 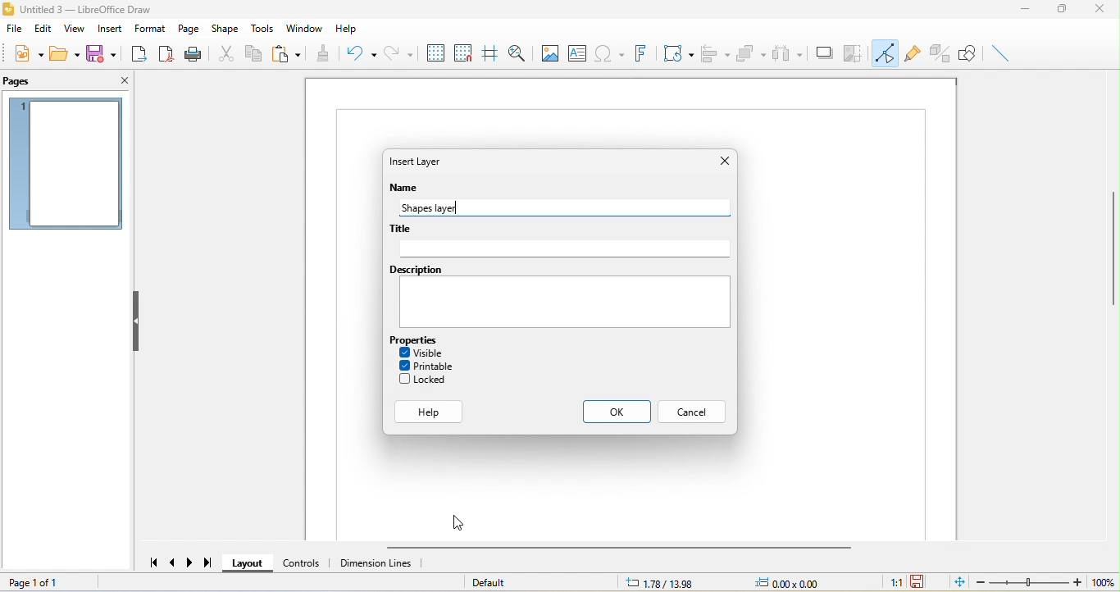 I want to click on format, so click(x=148, y=29).